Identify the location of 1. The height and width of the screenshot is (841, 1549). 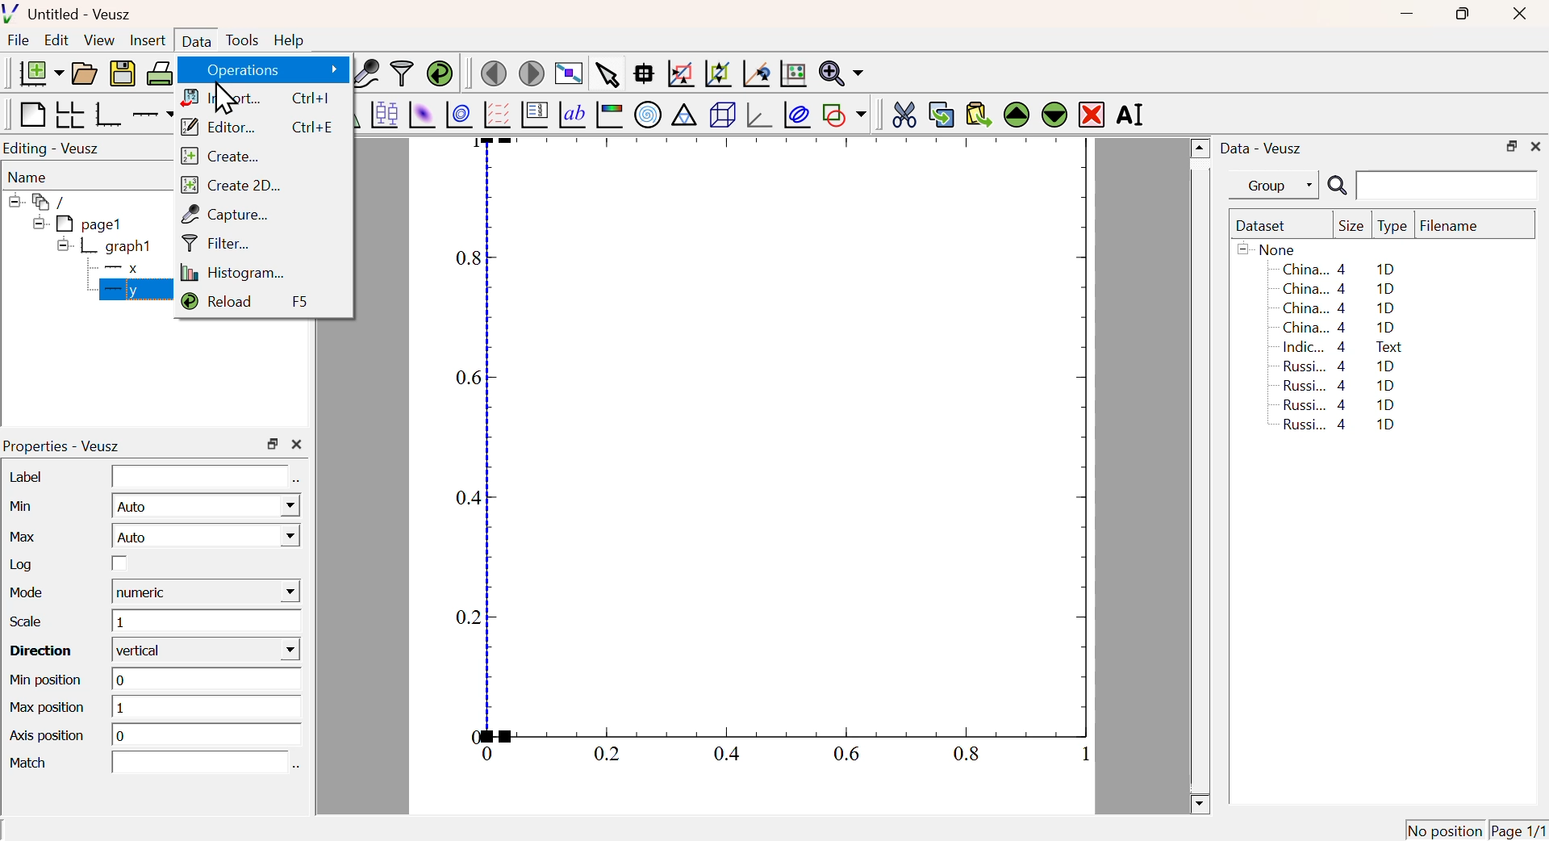
(206, 621).